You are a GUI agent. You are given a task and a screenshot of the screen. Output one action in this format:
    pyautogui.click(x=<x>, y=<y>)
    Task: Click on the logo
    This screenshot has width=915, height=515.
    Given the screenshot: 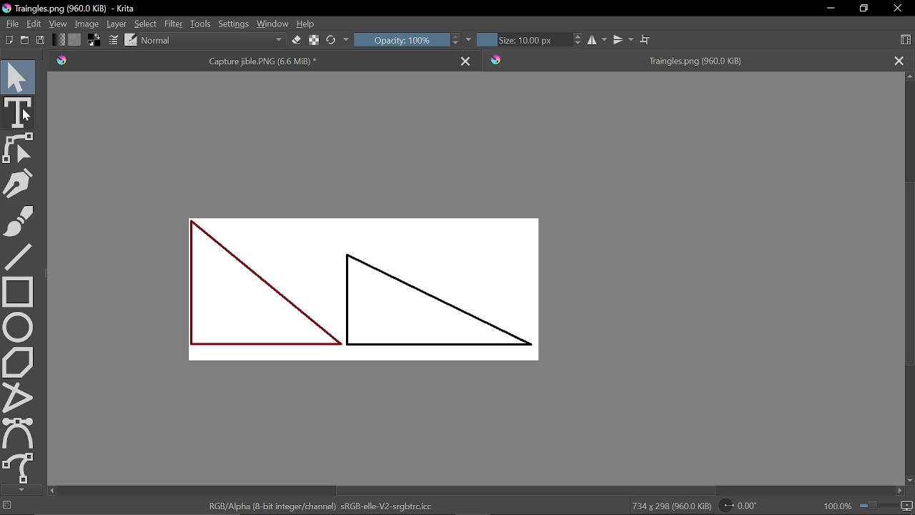 What is the action you would take?
    pyautogui.click(x=6, y=9)
    